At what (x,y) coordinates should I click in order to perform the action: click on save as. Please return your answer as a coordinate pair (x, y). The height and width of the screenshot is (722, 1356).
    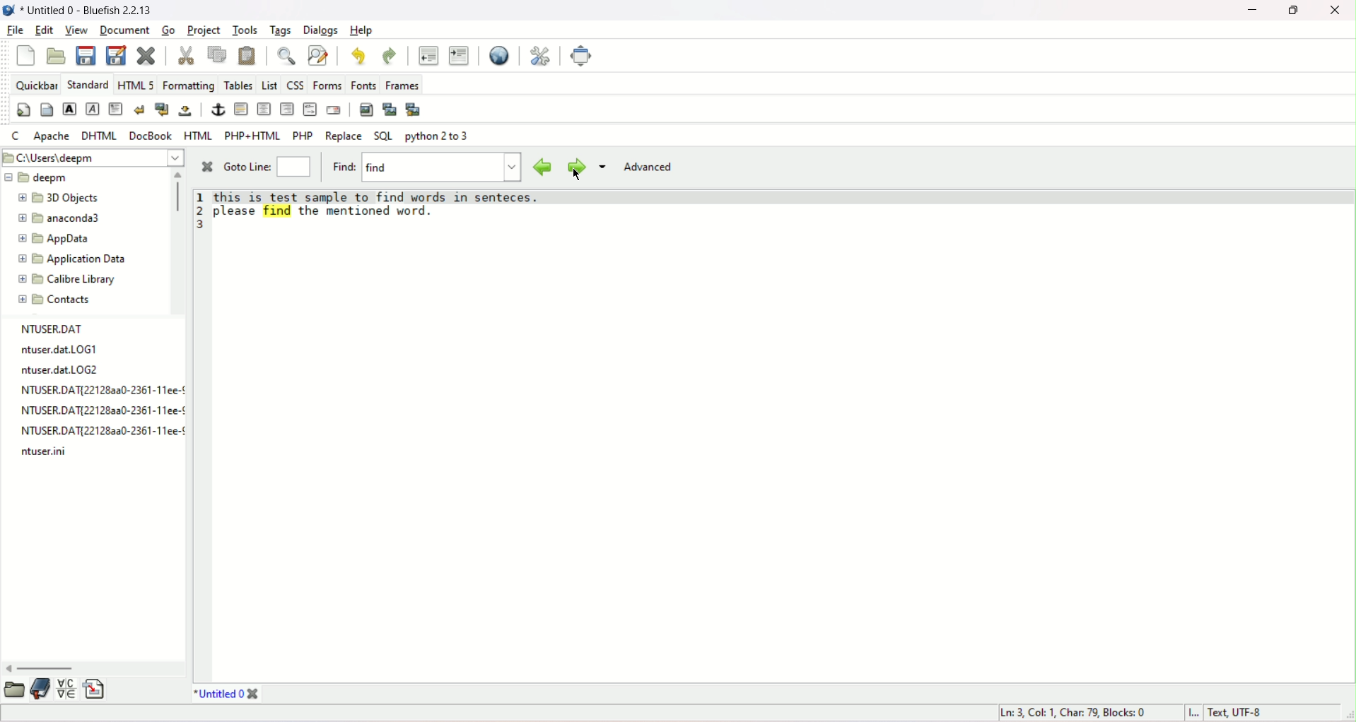
    Looking at the image, I should click on (115, 54).